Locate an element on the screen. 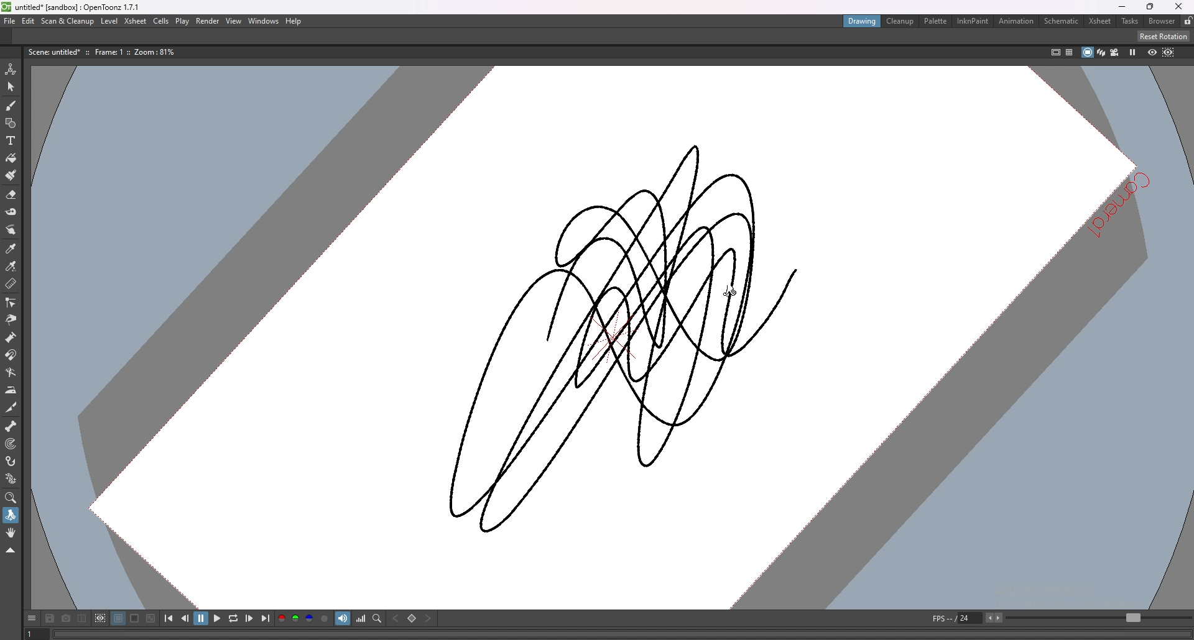 The width and height of the screenshot is (1194, 640). animation is located at coordinates (1017, 21).